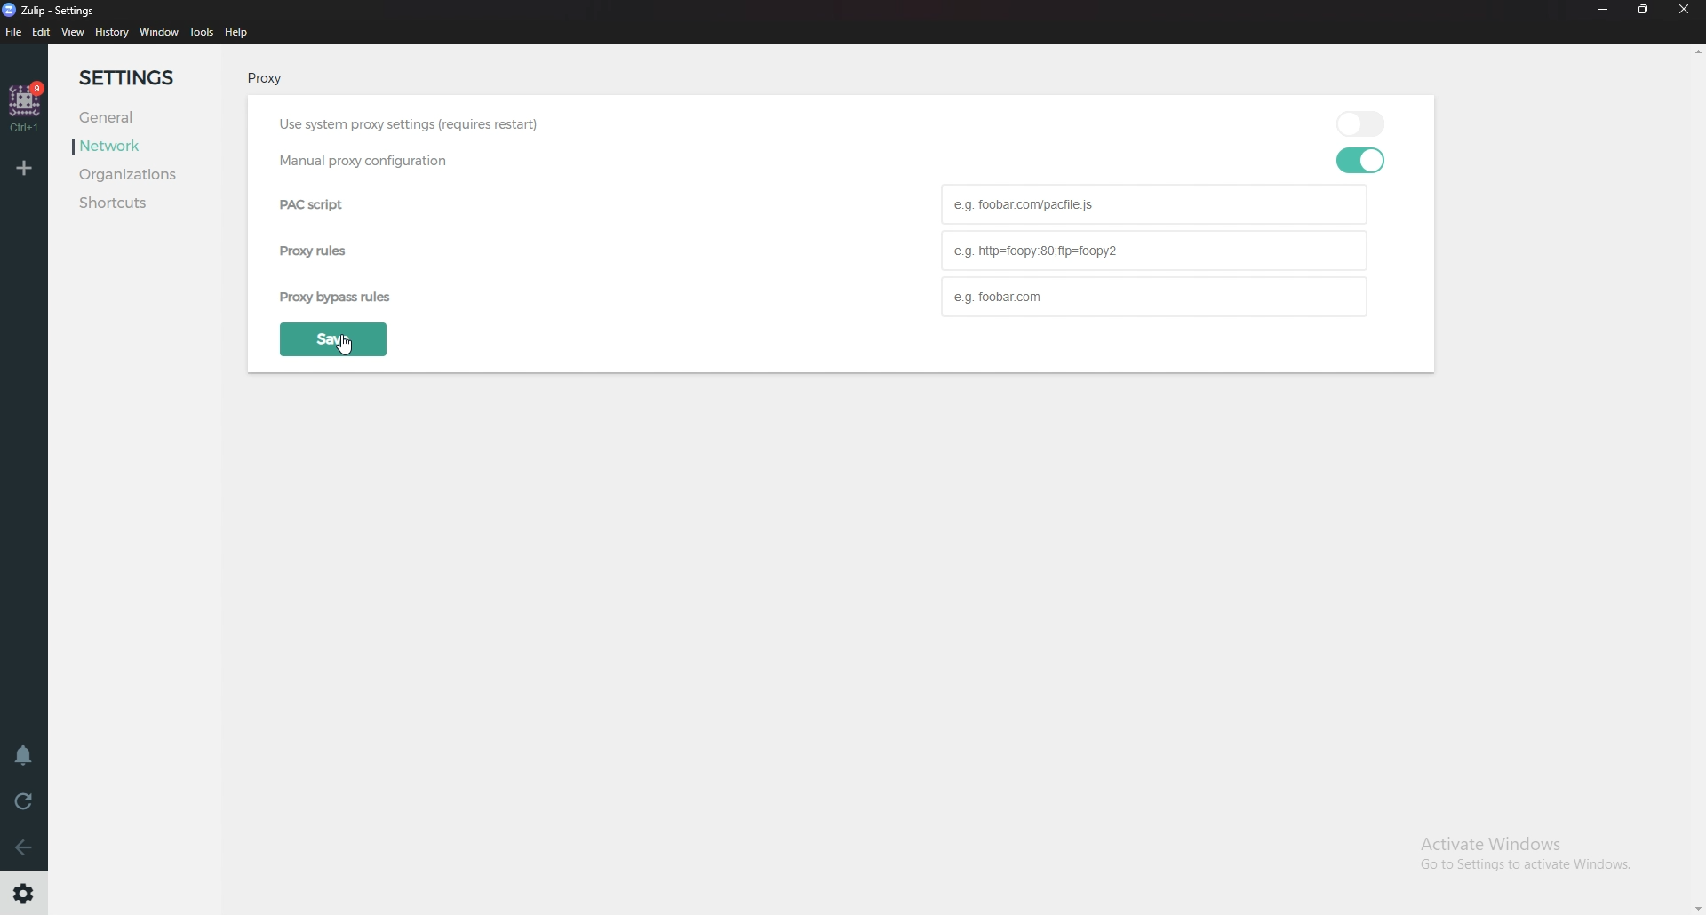 The width and height of the screenshot is (1706, 915). I want to click on Manual proxy configuration, so click(357, 162).